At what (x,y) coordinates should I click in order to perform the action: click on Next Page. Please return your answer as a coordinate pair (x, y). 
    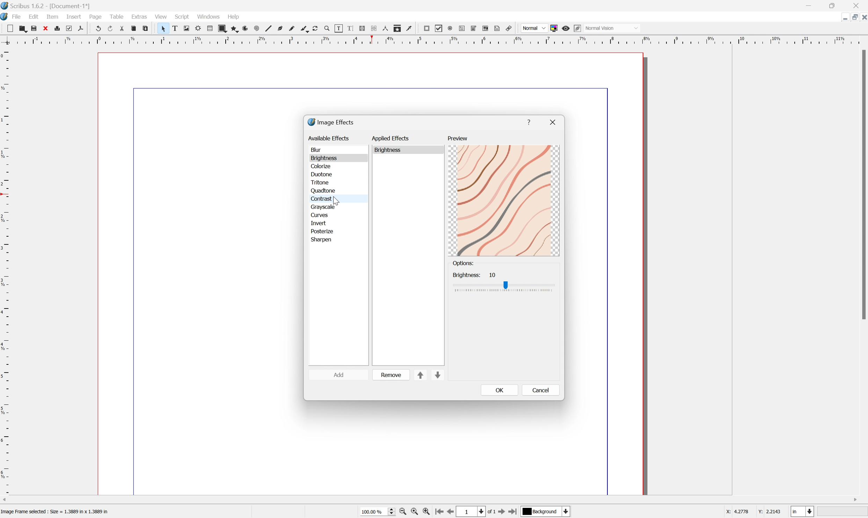
    Looking at the image, I should click on (503, 512).